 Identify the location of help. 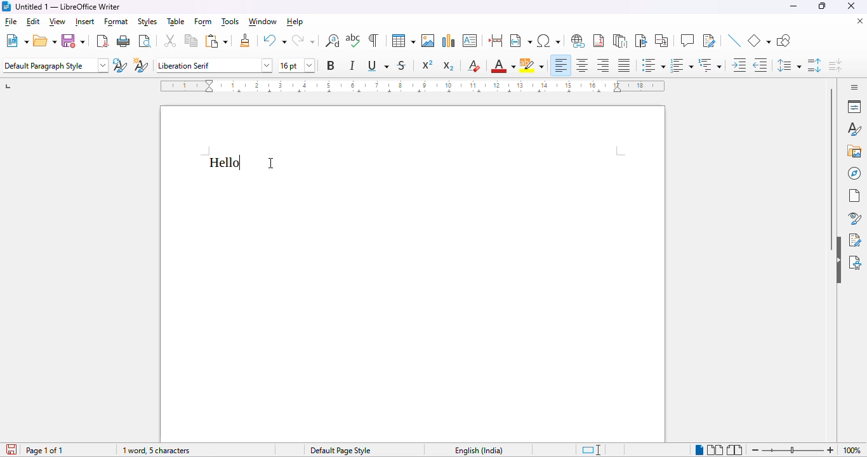
(295, 22).